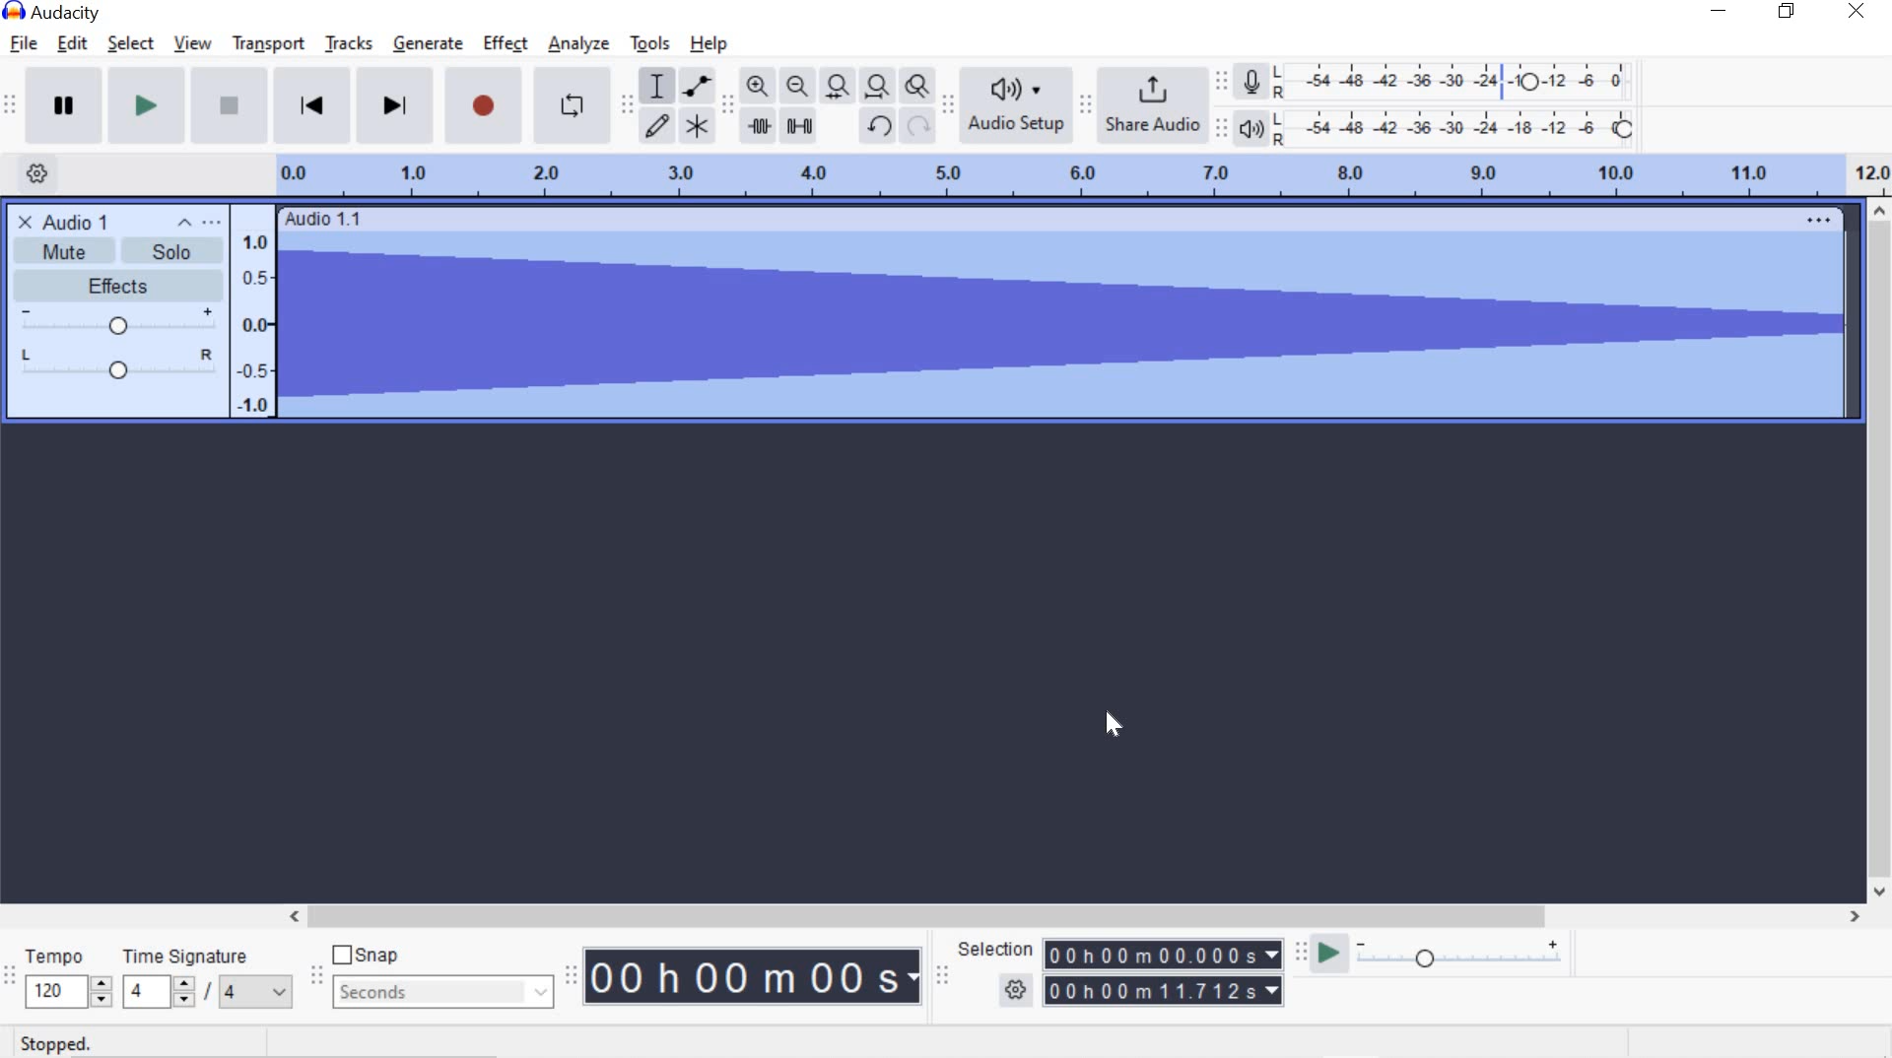 Image resolution: width=1892 pixels, height=1058 pixels. I want to click on snap, so click(368, 956).